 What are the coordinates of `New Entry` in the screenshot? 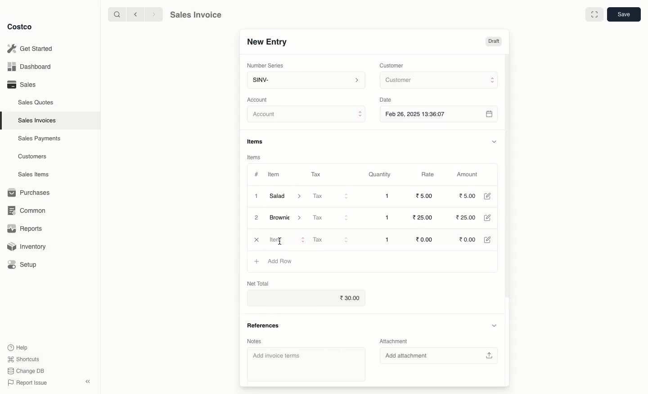 It's located at (266, 41).